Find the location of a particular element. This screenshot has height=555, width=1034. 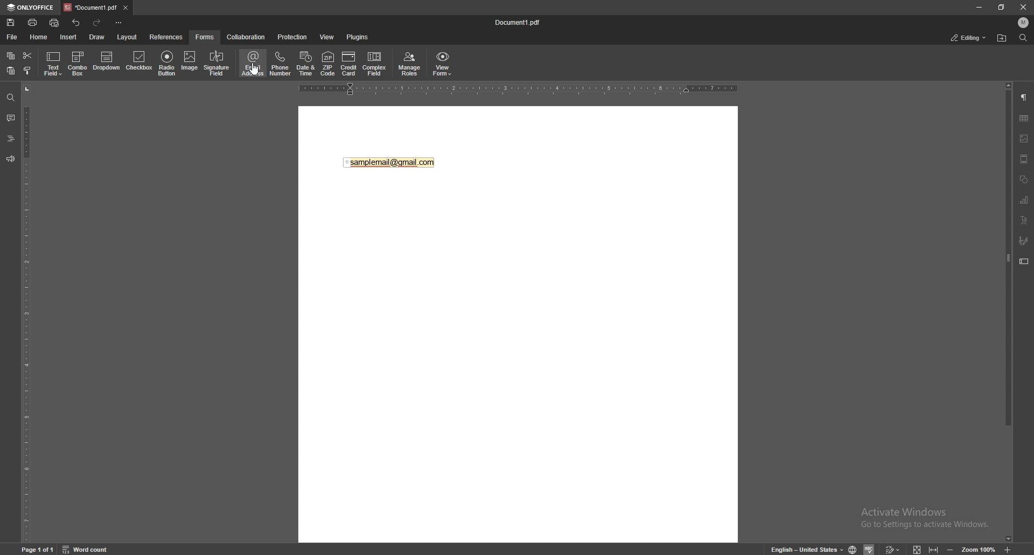

find is located at coordinates (11, 97).